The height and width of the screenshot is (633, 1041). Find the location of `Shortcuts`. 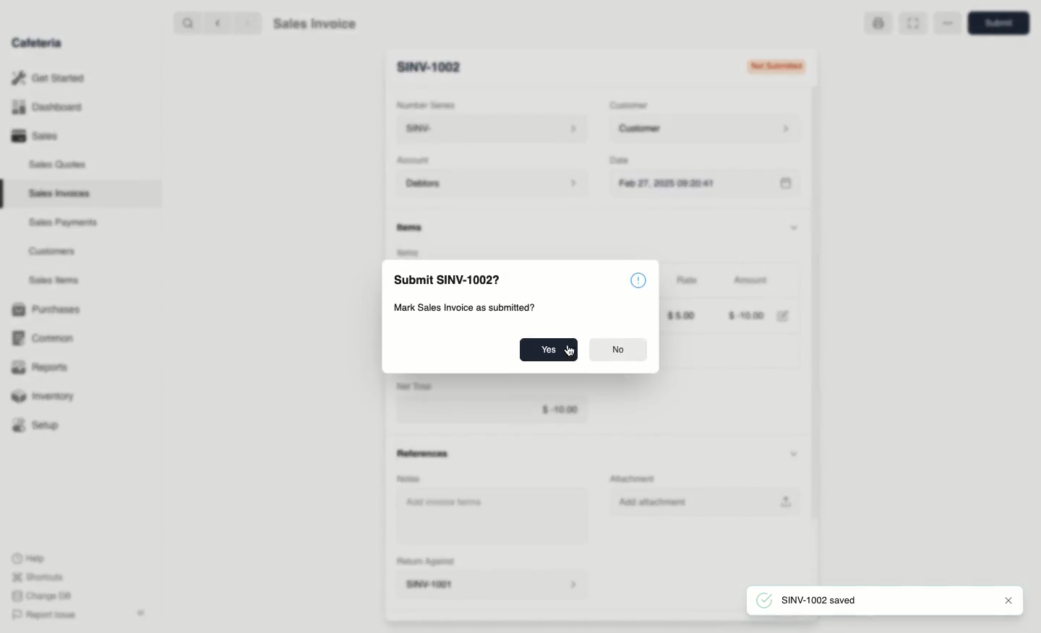

Shortcuts is located at coordinates (39, 576).